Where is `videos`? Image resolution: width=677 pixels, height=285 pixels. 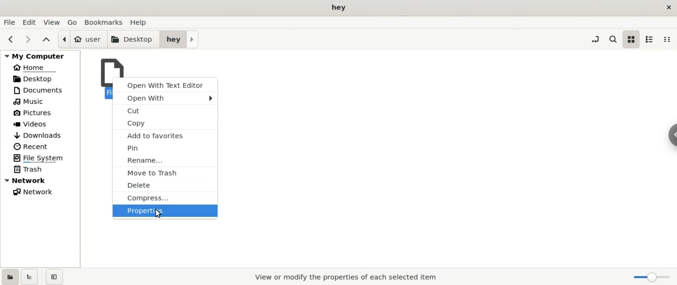
videos is located at coordinates (40, 124).